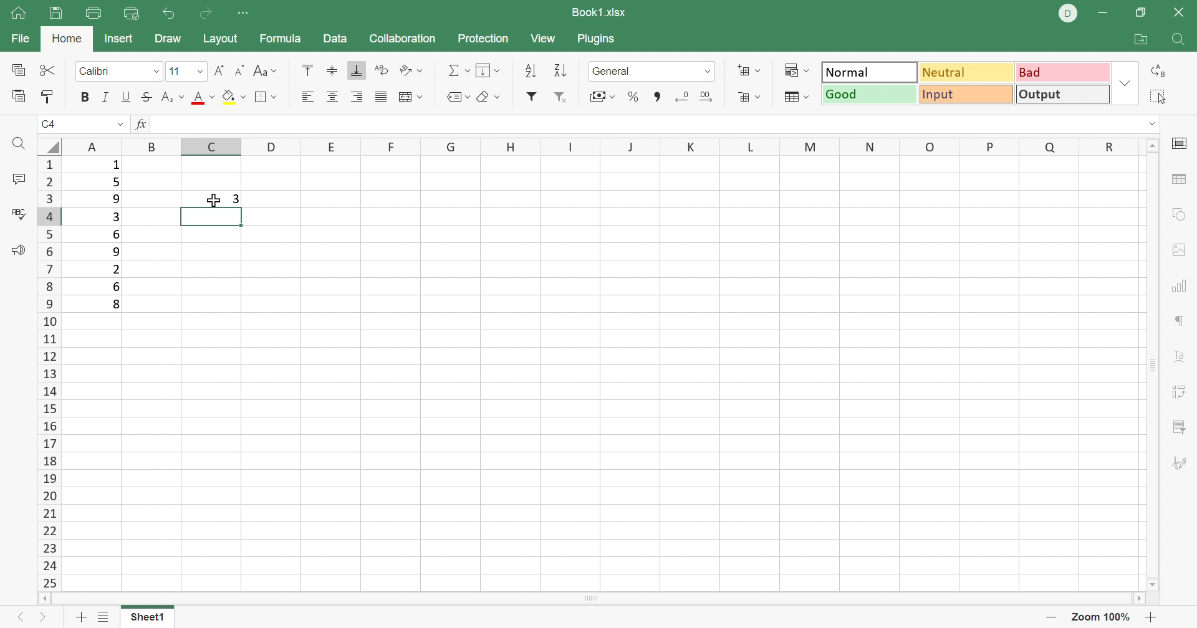 Image resolution: width=1197 pixels, height=628 pixels. I want to click on Zoom in, so click(1150, 617).